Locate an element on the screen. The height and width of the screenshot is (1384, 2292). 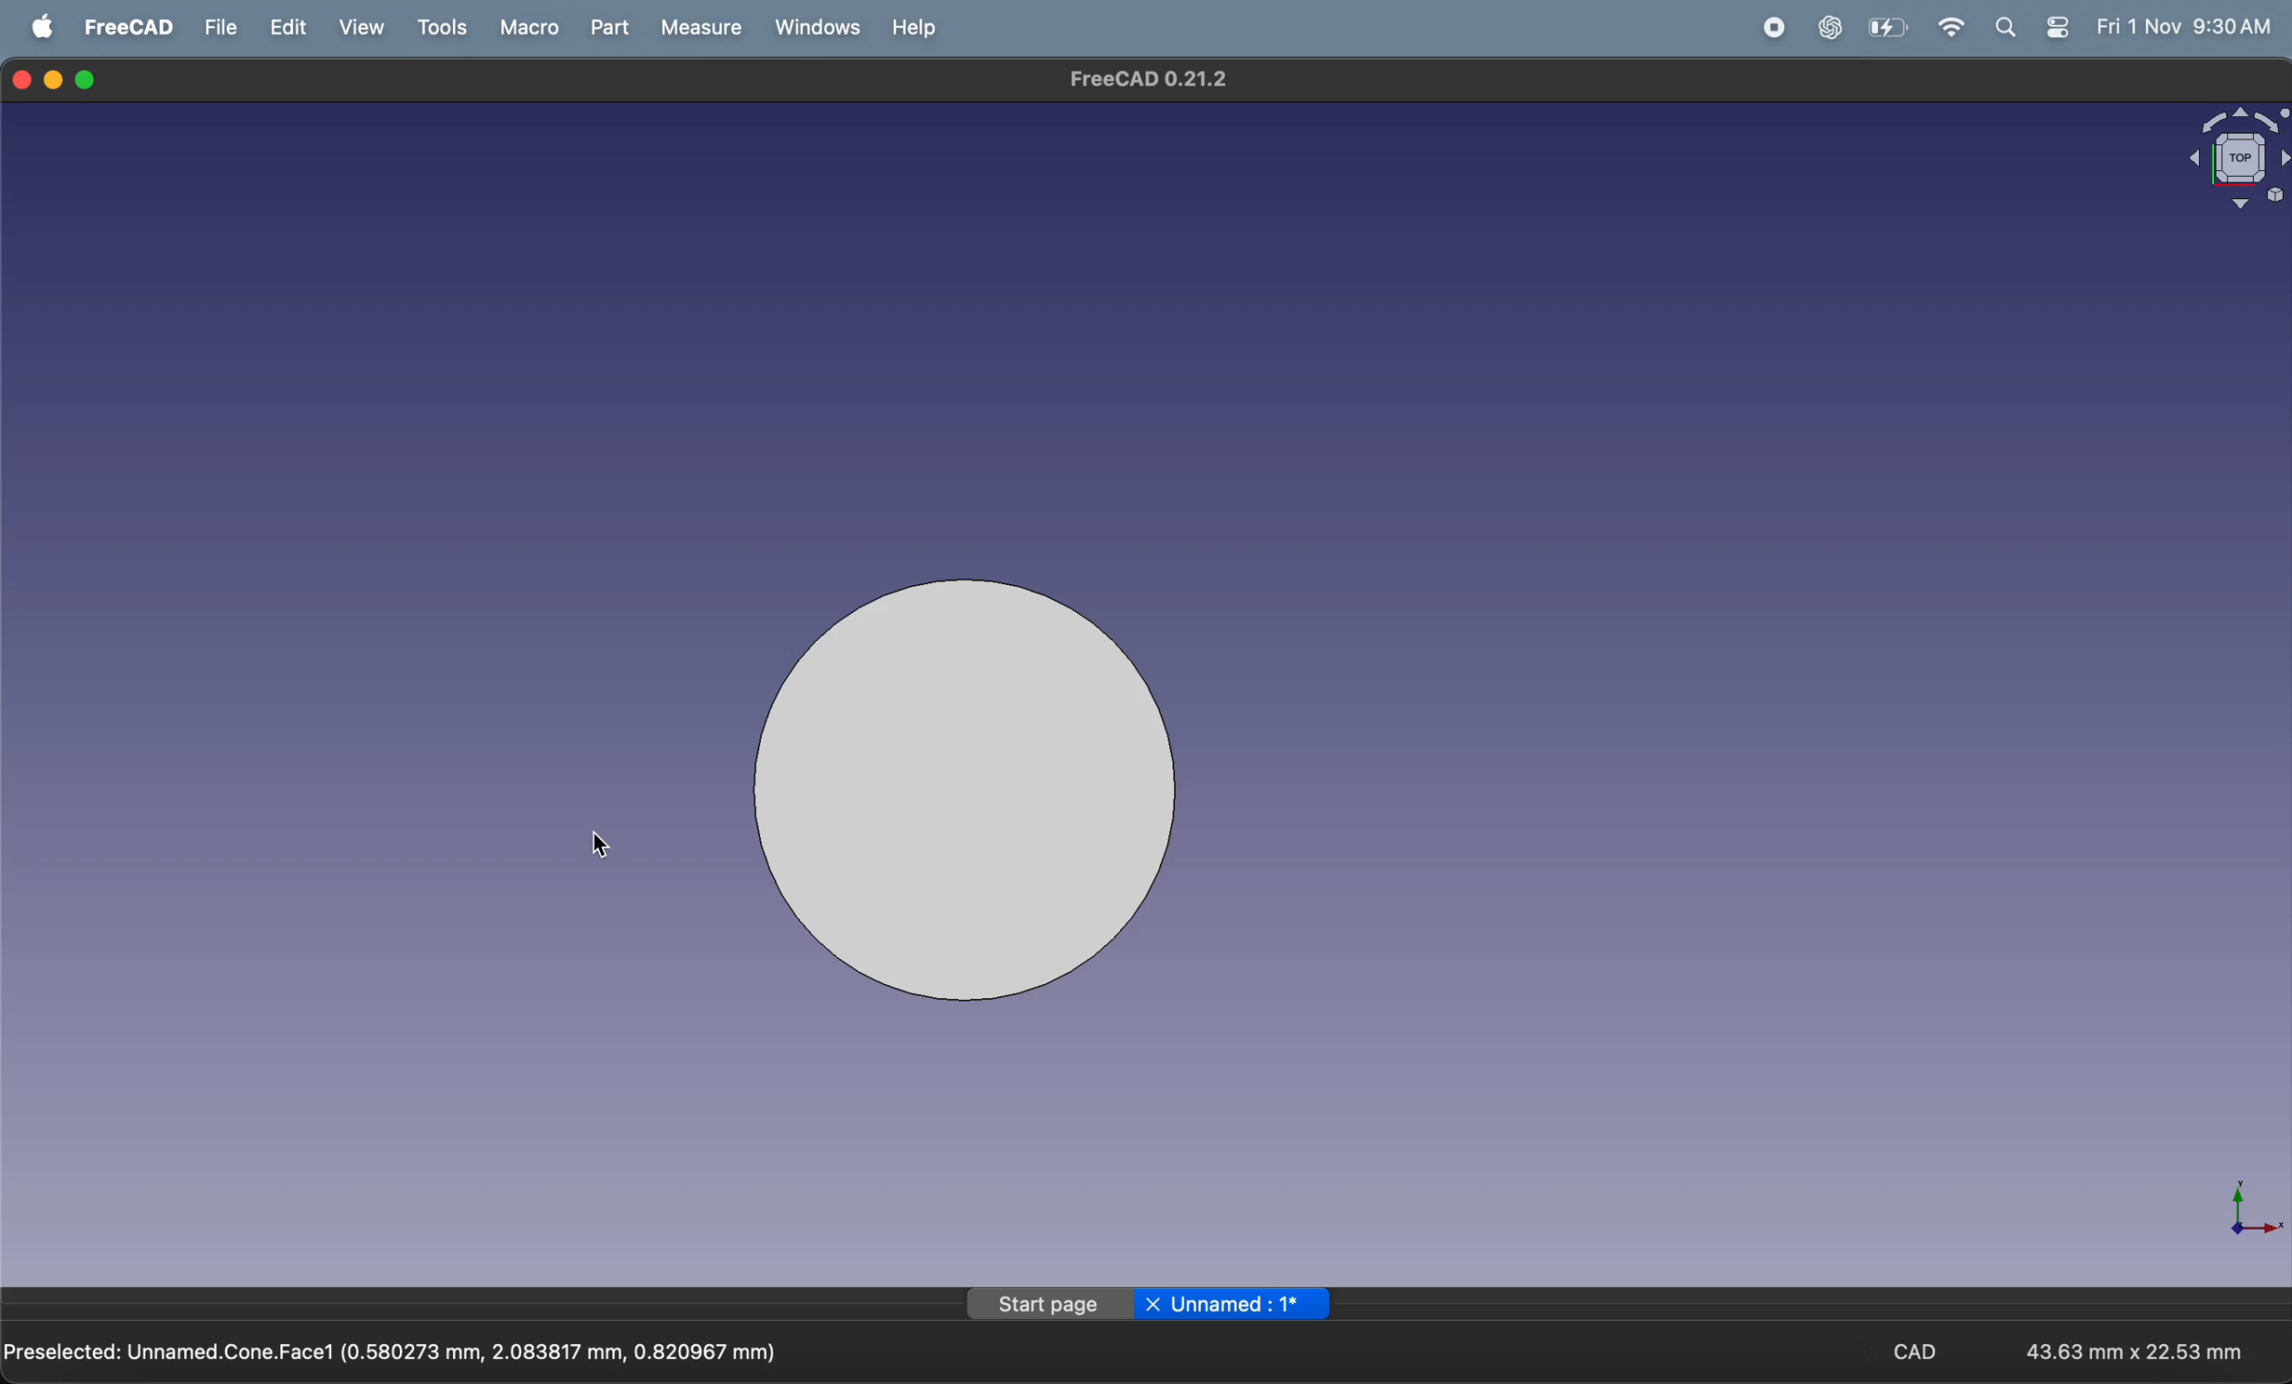
help is located at coordinates (912, 28).